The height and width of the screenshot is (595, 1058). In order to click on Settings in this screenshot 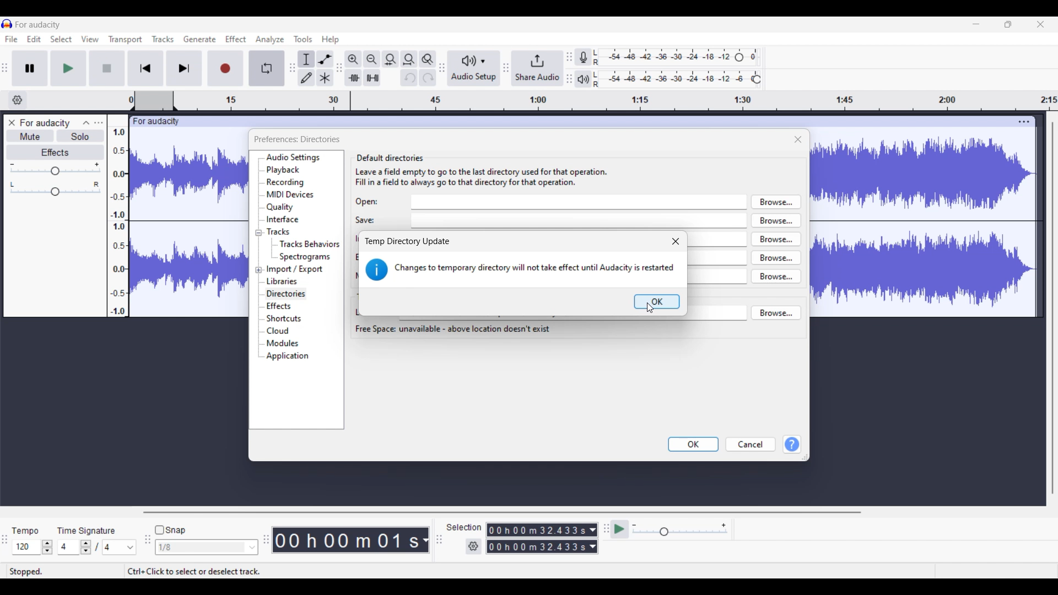, I will do `click(474, 547)`.